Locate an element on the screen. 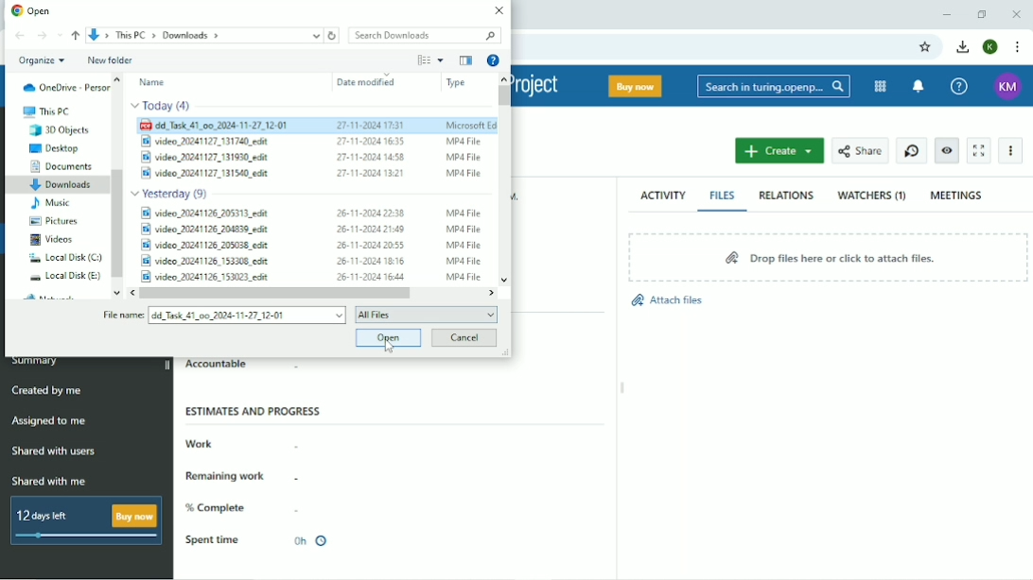 This screenshot has width=1033, height=580. Horizontal scrollbar is located at coordinates (274, 293).